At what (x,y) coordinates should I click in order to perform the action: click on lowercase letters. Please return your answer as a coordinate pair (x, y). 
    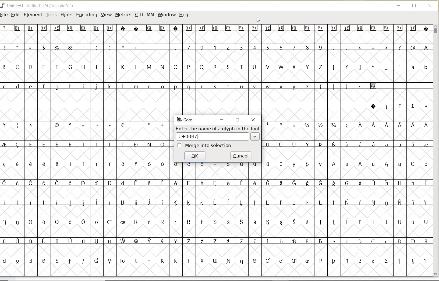
    Looking at the image, I should click on (419, 68).